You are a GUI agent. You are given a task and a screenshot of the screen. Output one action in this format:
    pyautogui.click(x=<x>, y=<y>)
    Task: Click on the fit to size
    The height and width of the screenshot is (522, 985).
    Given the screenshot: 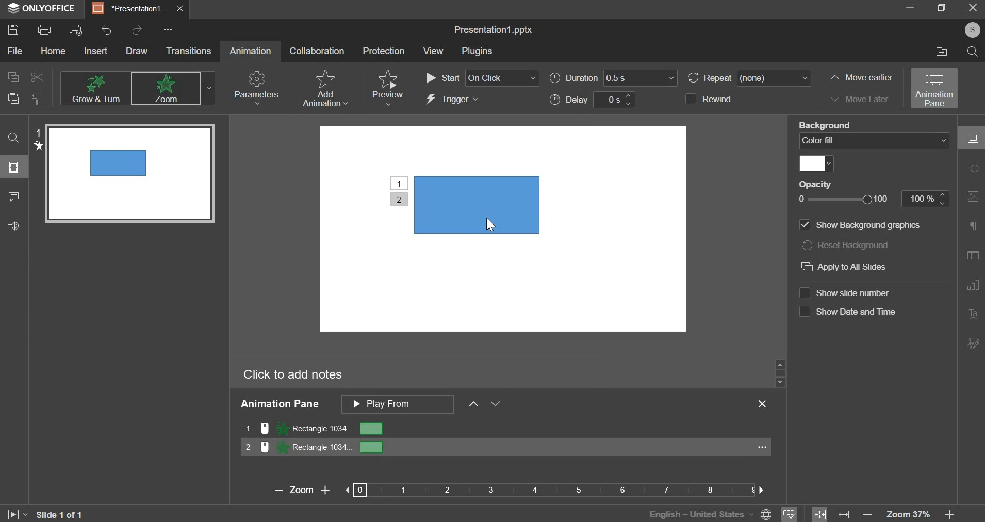 What is the action you would take?
    pyautogui.click(x=820, y=513)
    